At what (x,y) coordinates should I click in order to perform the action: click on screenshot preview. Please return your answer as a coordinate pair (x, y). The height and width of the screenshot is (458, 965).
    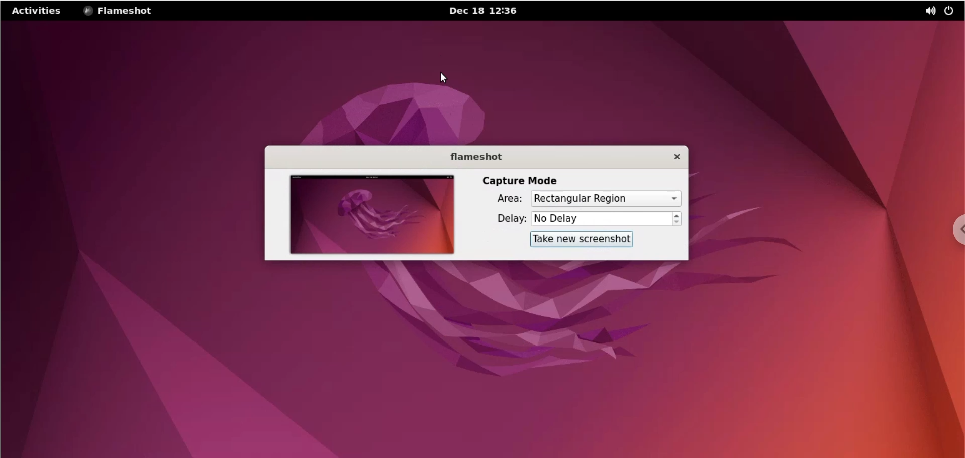
    Looking at the image, I should click on (375, 214).